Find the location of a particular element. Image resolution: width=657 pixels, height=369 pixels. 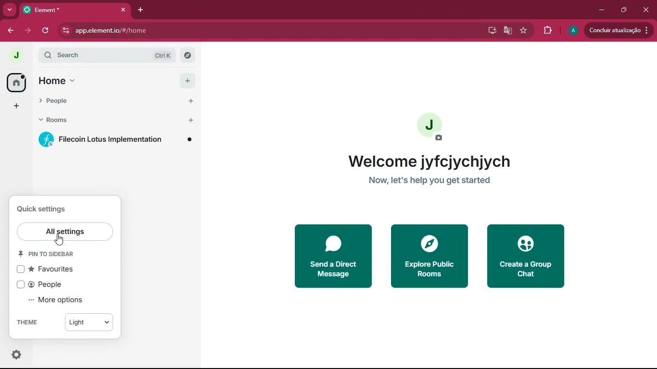

add is located at coordinates (18, 105).